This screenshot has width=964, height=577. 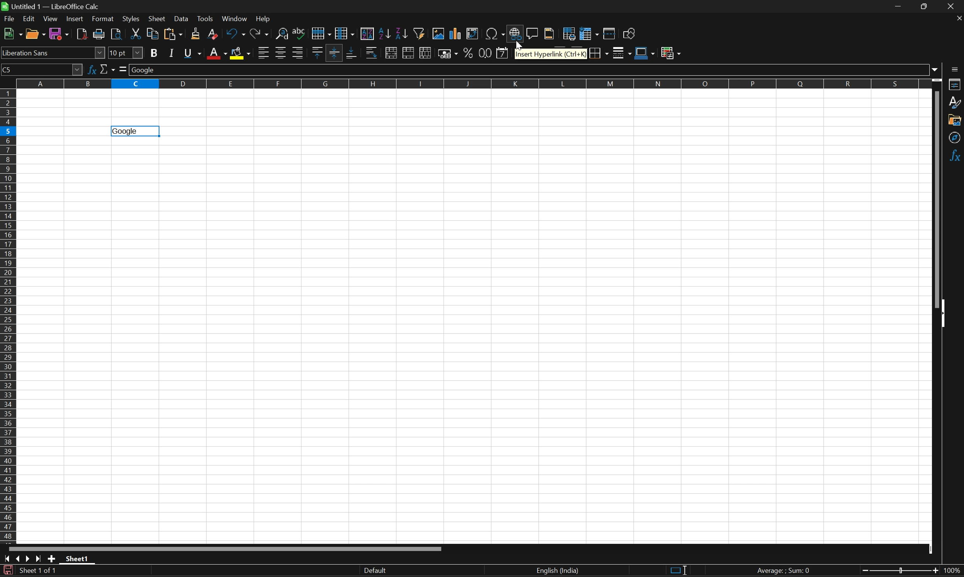 I want to click on Format as date, so click(x=503, y=54).